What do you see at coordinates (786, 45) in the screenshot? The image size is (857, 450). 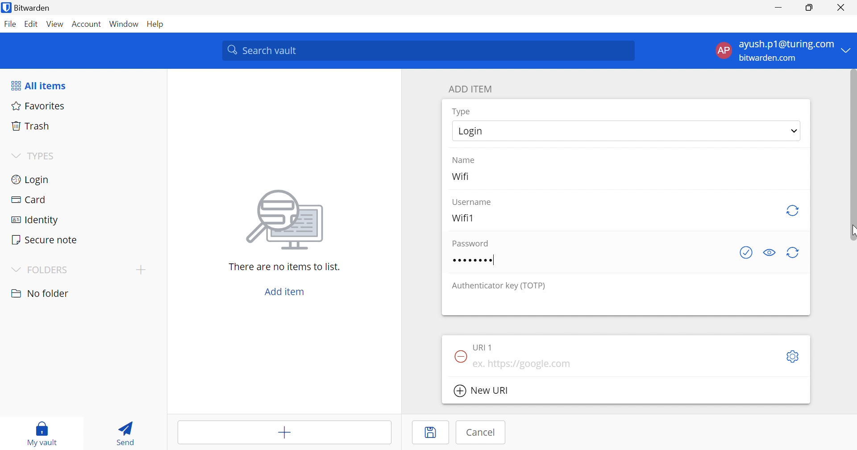 I see `ayush.p1@turing.com` at bounding box center [786, 45].